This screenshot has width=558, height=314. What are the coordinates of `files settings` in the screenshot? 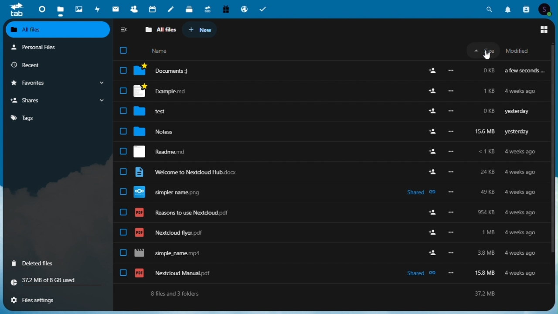 It's located at (59, 301).